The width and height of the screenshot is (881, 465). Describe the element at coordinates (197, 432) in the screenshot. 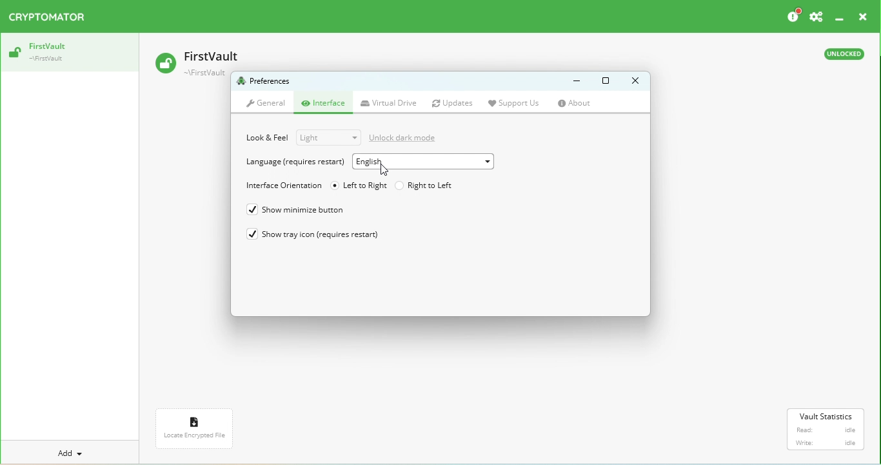

I see `Locate encrypted file` at that location.